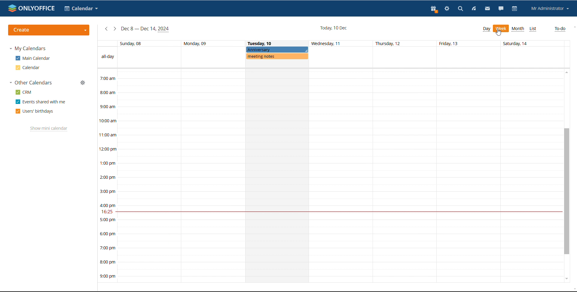 The image size is (577, 292). Describe the element at coordinates (567, 191) in the screenshot. I see `scrollbar` at that location.